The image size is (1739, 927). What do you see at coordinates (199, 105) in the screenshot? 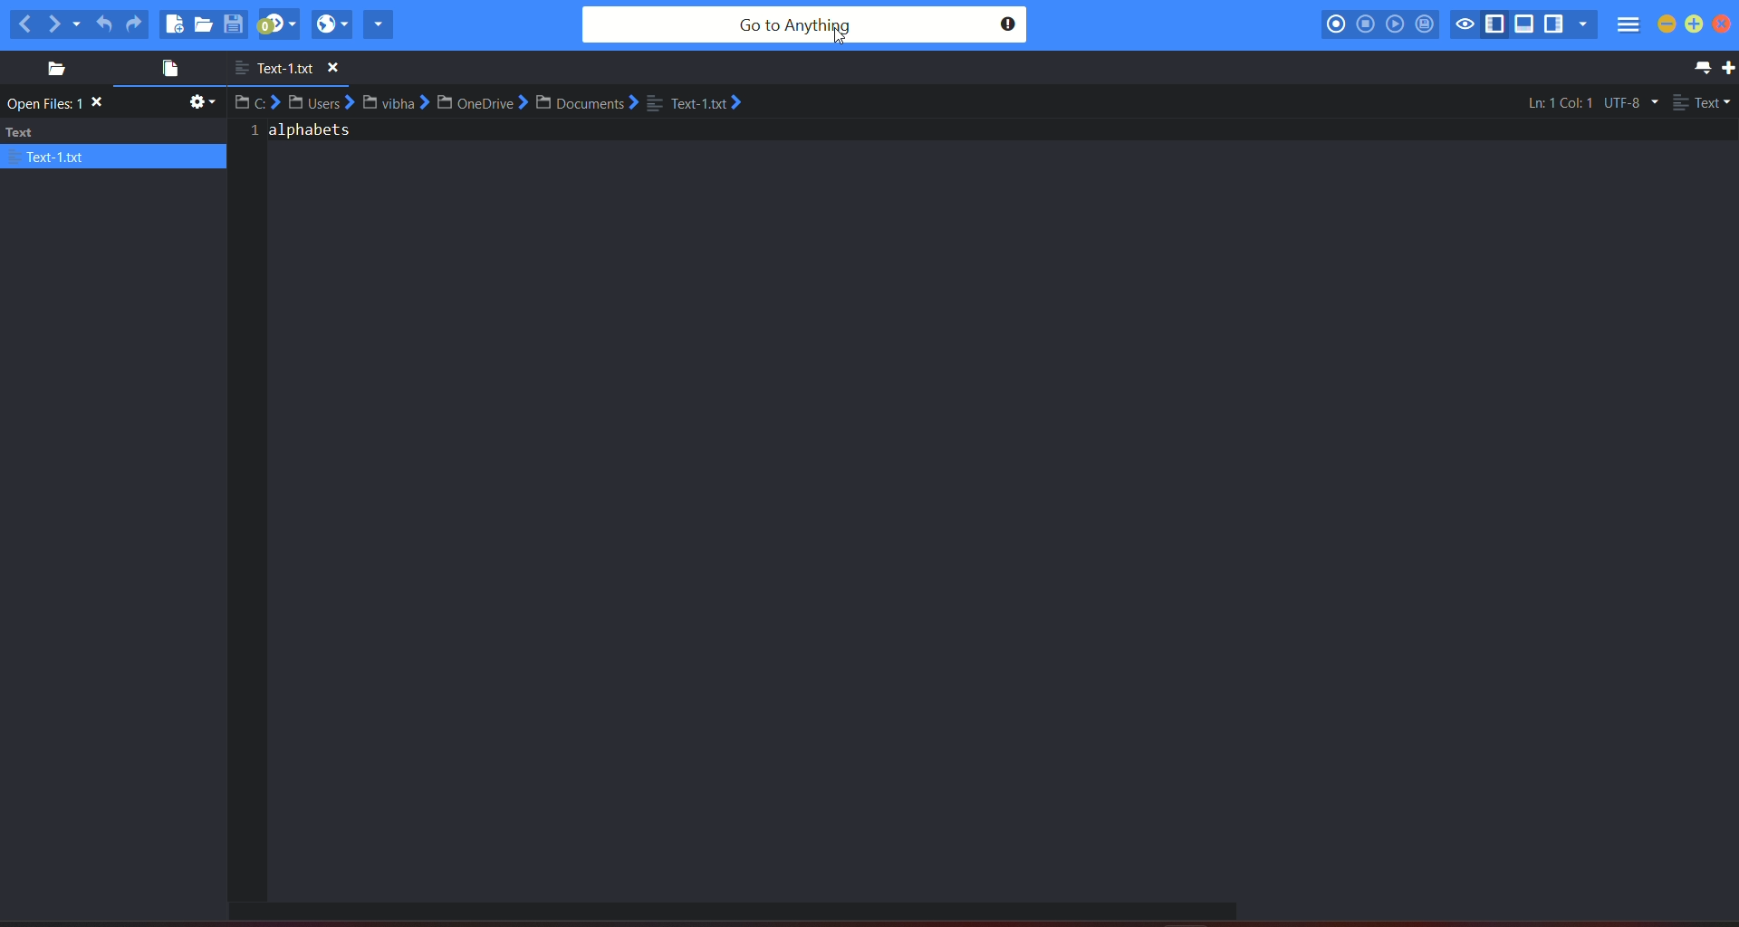
I see `settings` at bounding box center [199, 105].